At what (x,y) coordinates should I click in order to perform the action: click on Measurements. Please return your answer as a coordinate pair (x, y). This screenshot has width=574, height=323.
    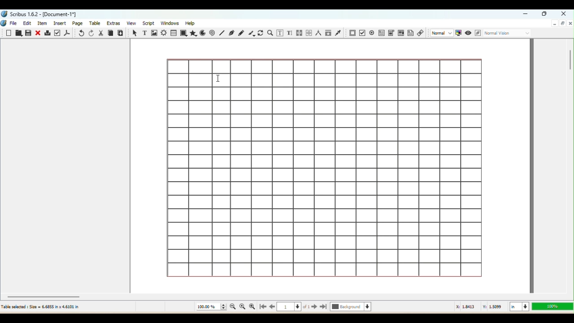
    Looking at the image, I should click on (317, 33).